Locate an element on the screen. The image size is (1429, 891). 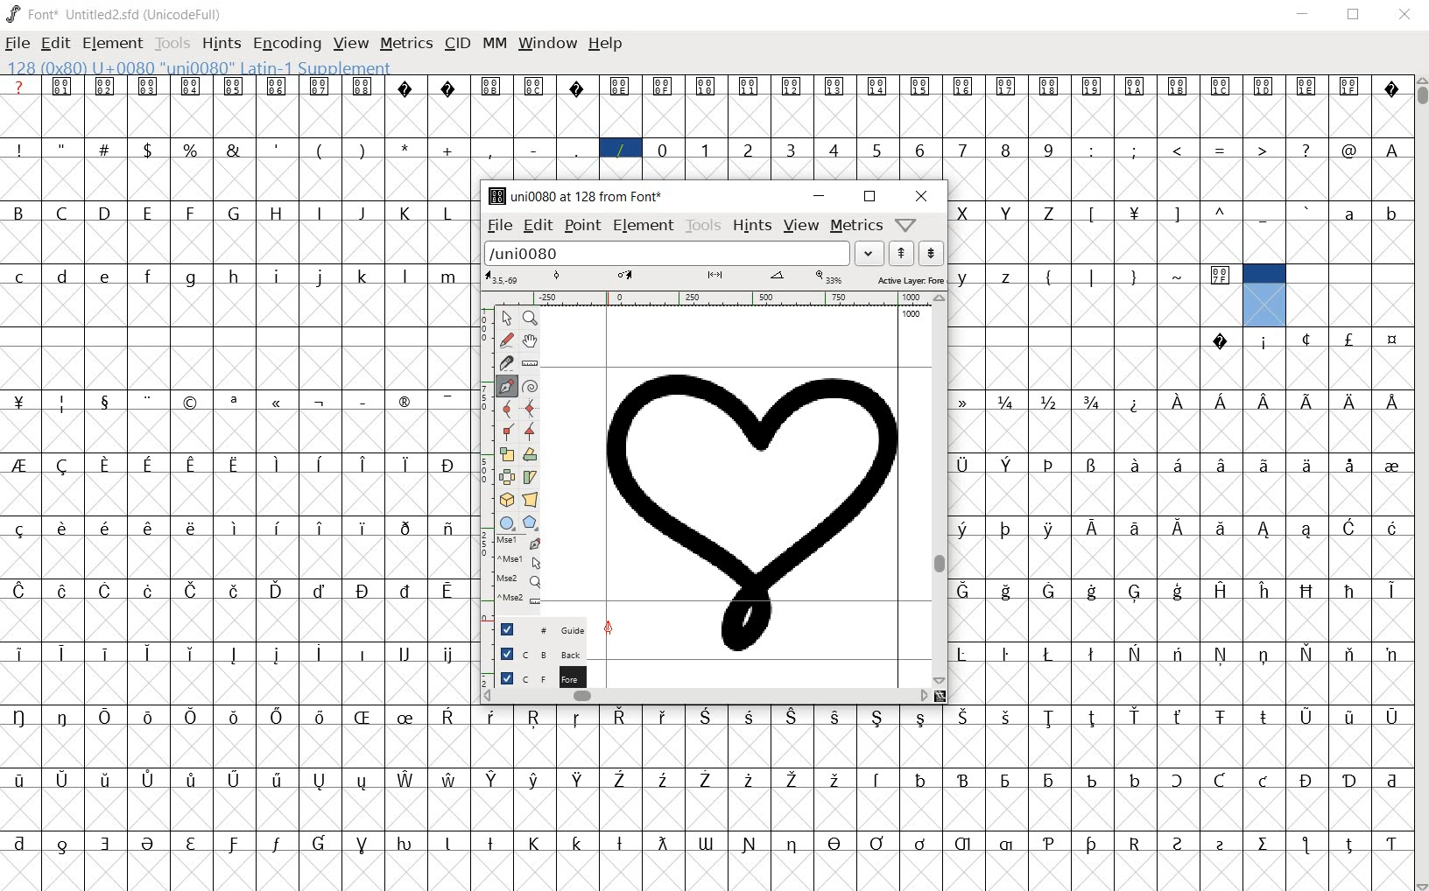
glyph is located at coordinates (147, 150).